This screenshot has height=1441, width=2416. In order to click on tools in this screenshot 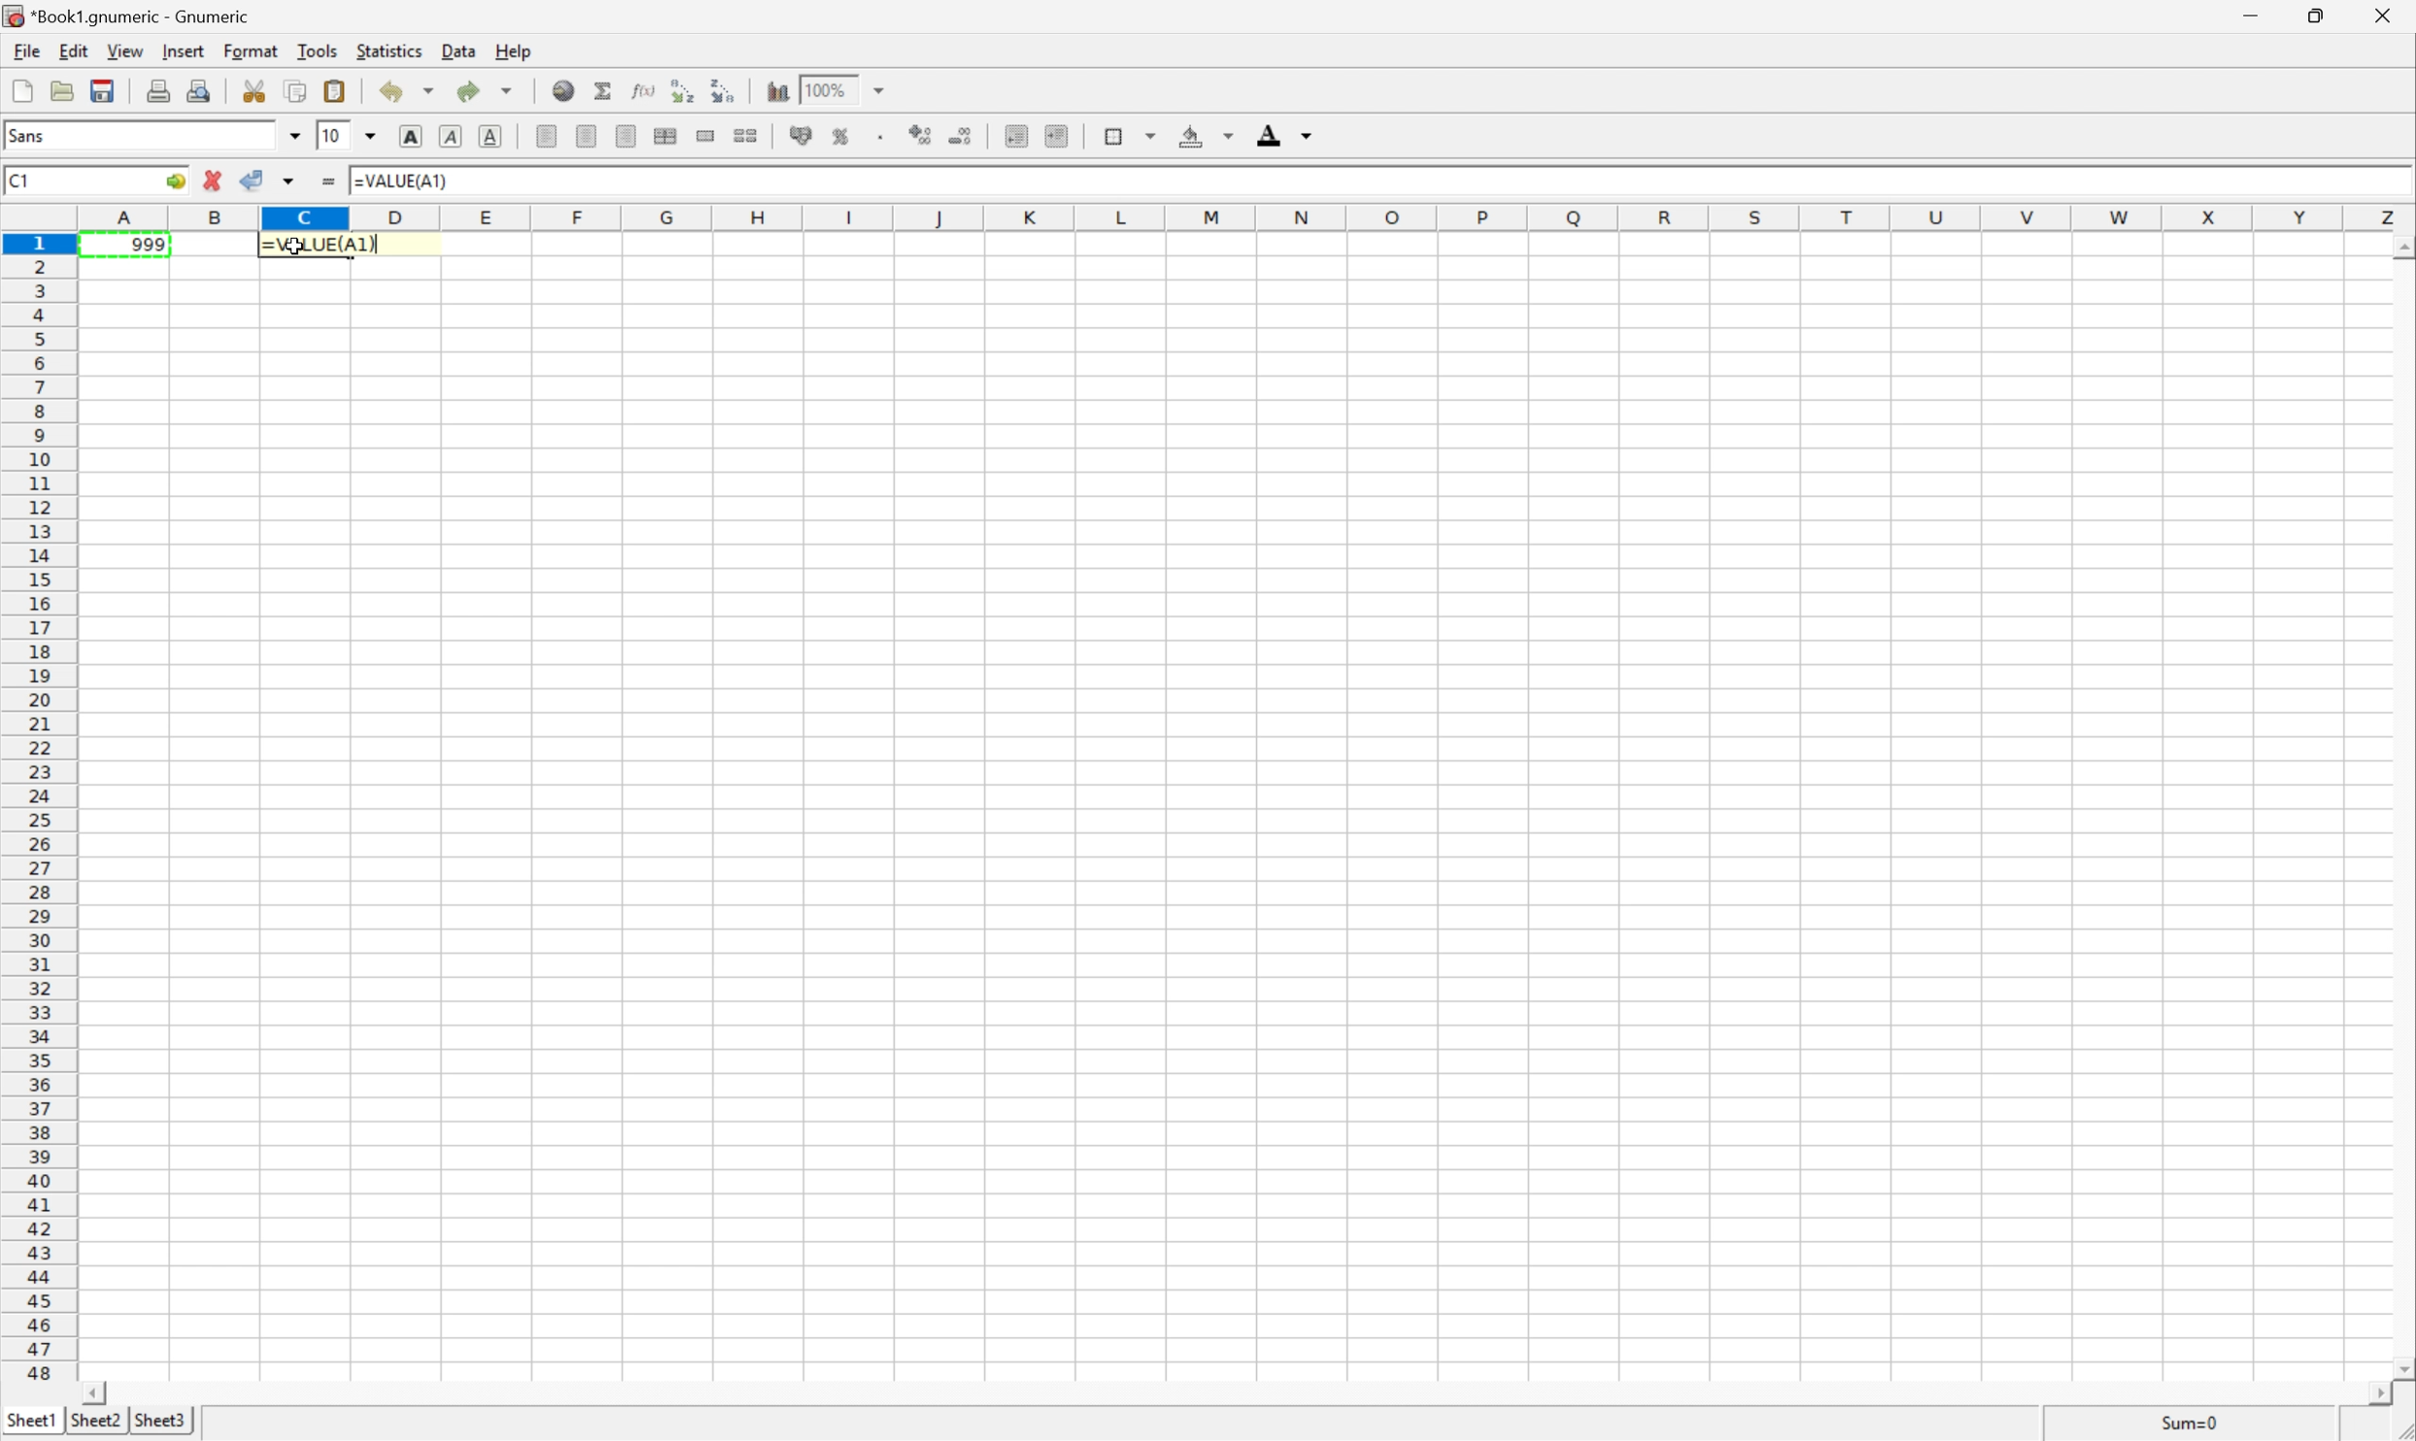, I will do `click(319, 52)`.